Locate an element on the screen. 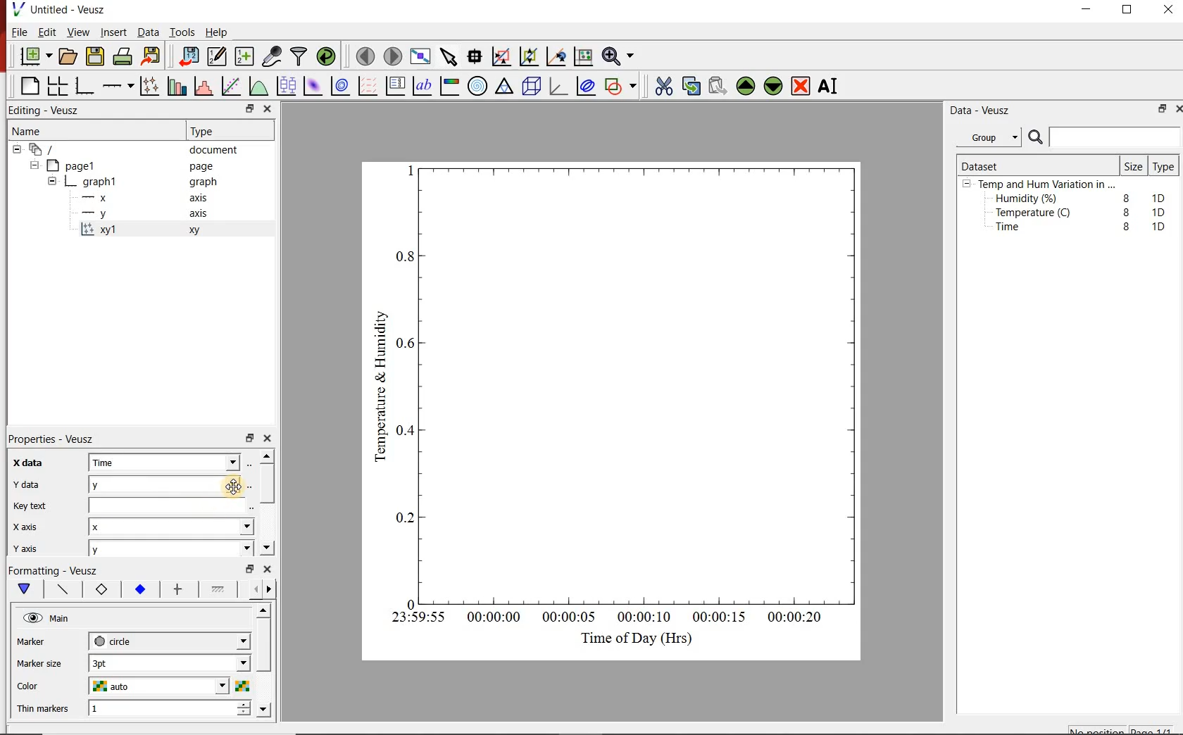  auto is located at coordinates (113, 686).